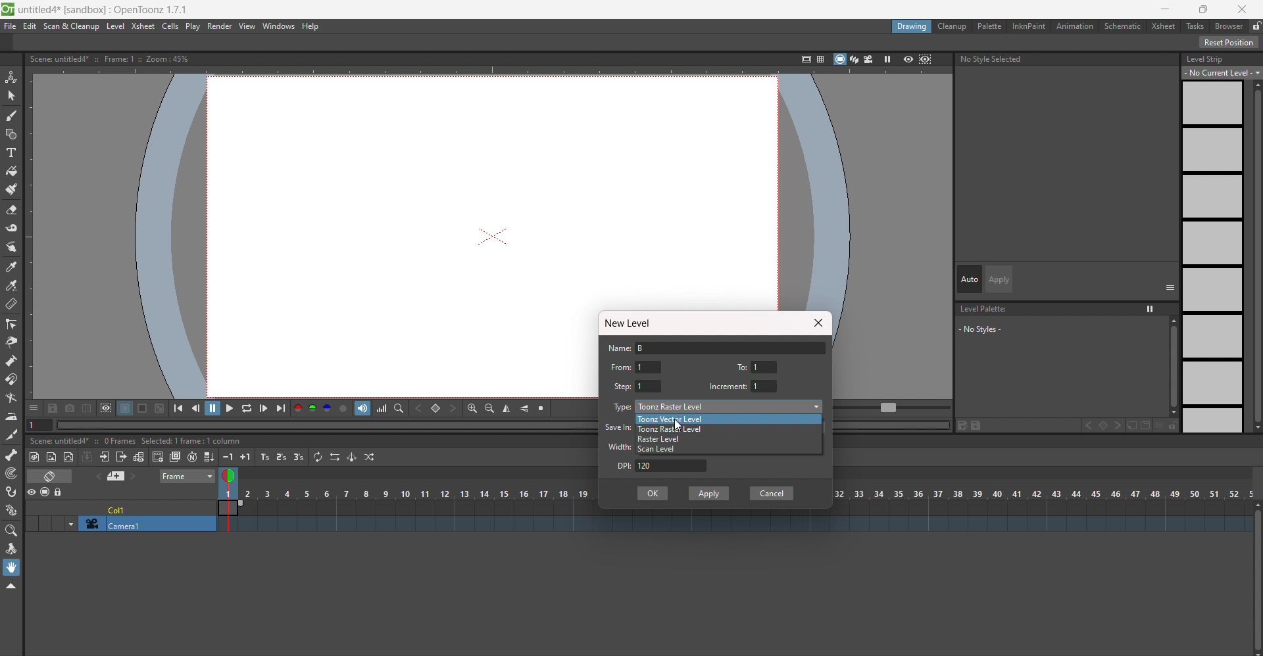  What do you see at coordinates (970, 425) in the screenshot?
I see `edit` at bounding box center [970, 425].